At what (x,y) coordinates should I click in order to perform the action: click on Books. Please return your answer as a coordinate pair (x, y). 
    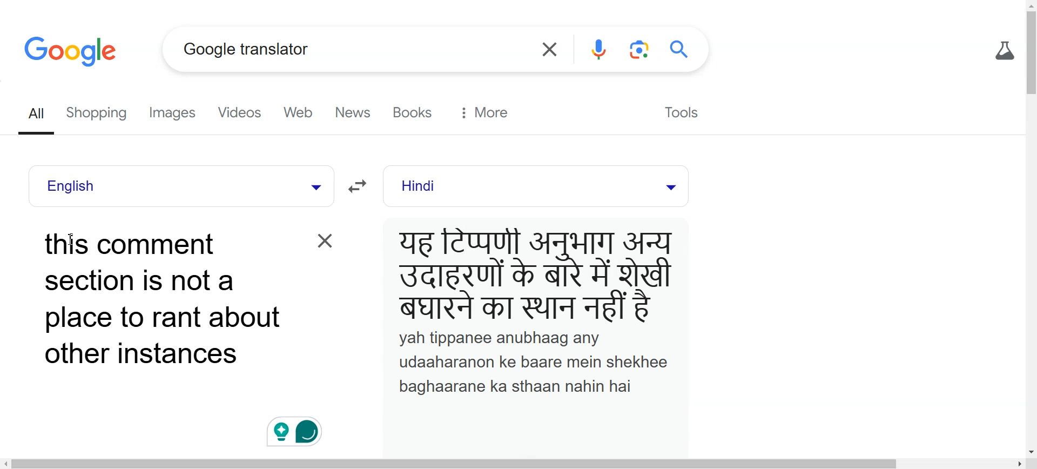
    Looking at the image, I should click on (415, 112).